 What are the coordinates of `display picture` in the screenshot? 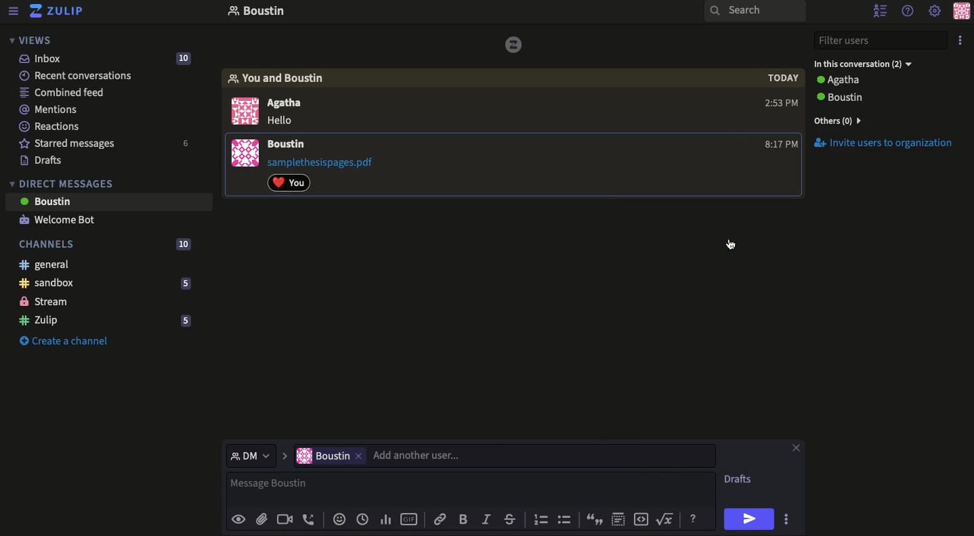 It's located at (245, 110).